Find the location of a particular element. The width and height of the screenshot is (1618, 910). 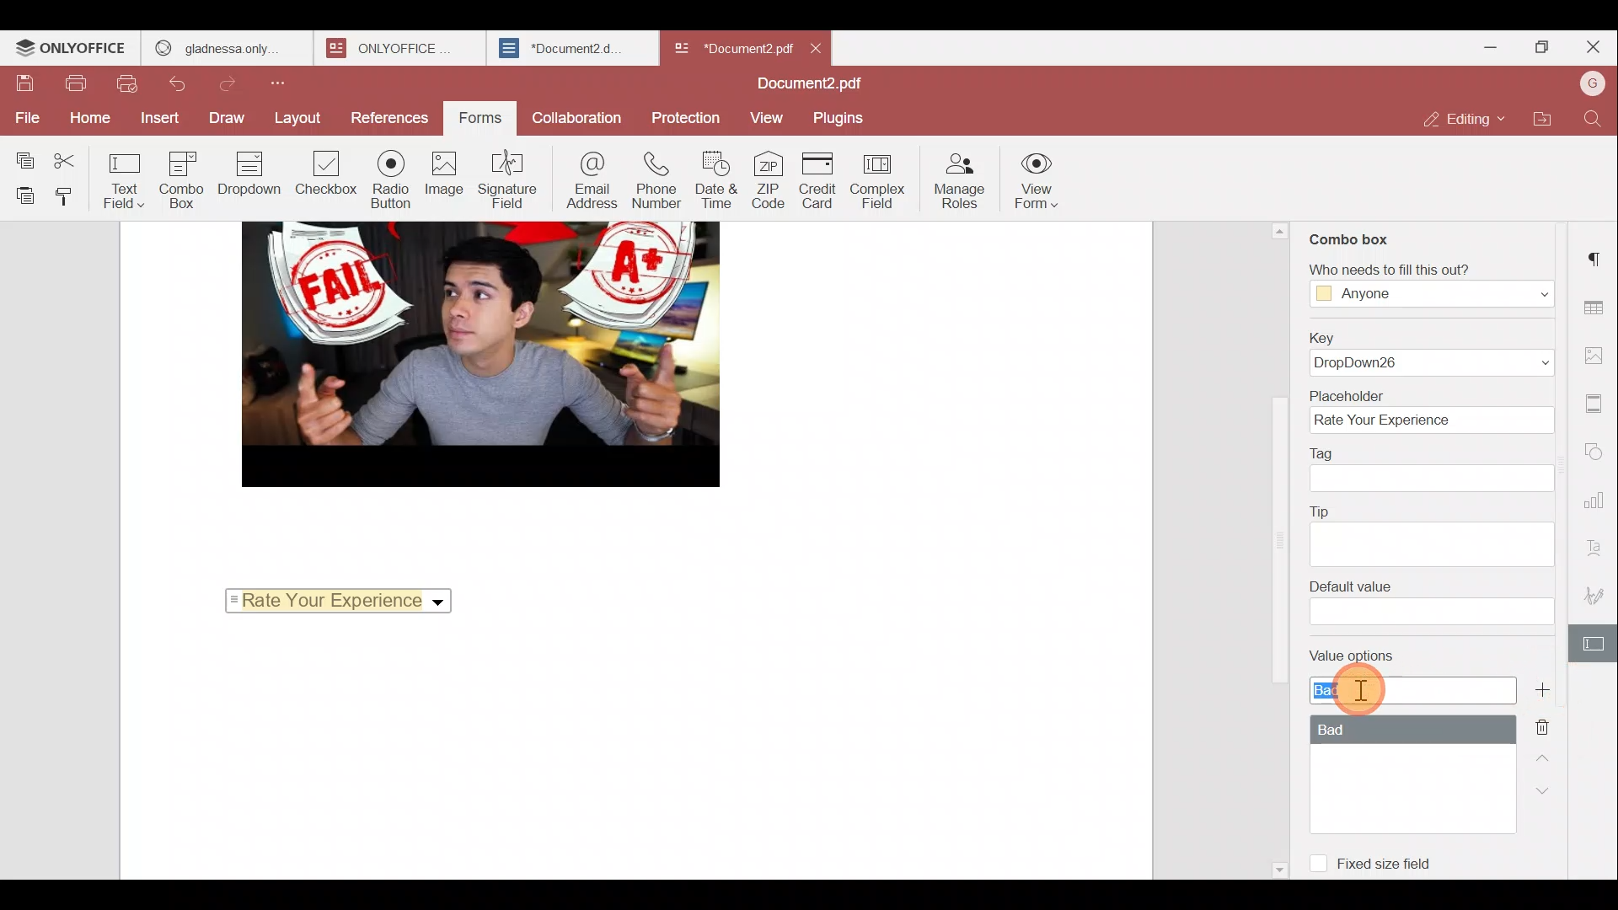

*Document2.d. is located at coordinates (561, 45).